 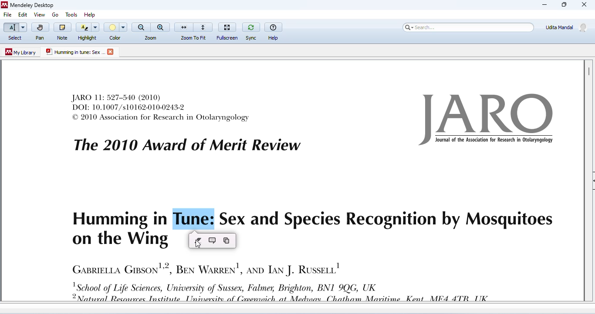 I want to click on vertical scroll bar, so click(x=588, y=71).